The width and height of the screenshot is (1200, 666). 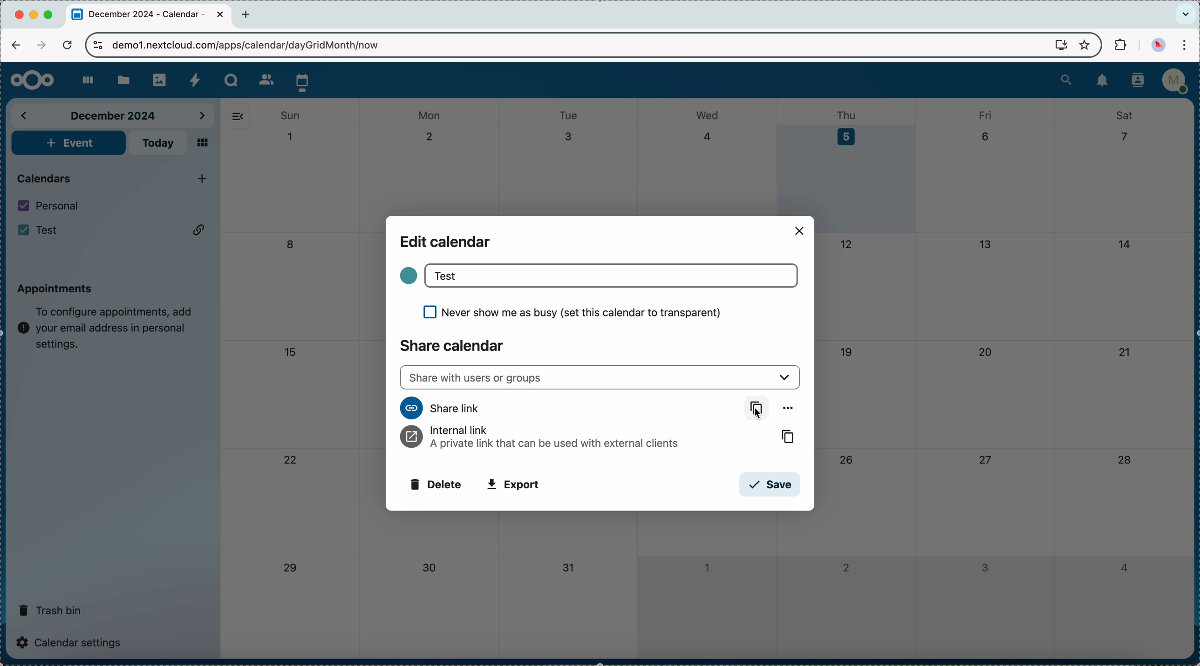 What do you see at coordinates (202, 179) in the screenshot?
I see `click on add new calendar` at bounding box center [202, 179].